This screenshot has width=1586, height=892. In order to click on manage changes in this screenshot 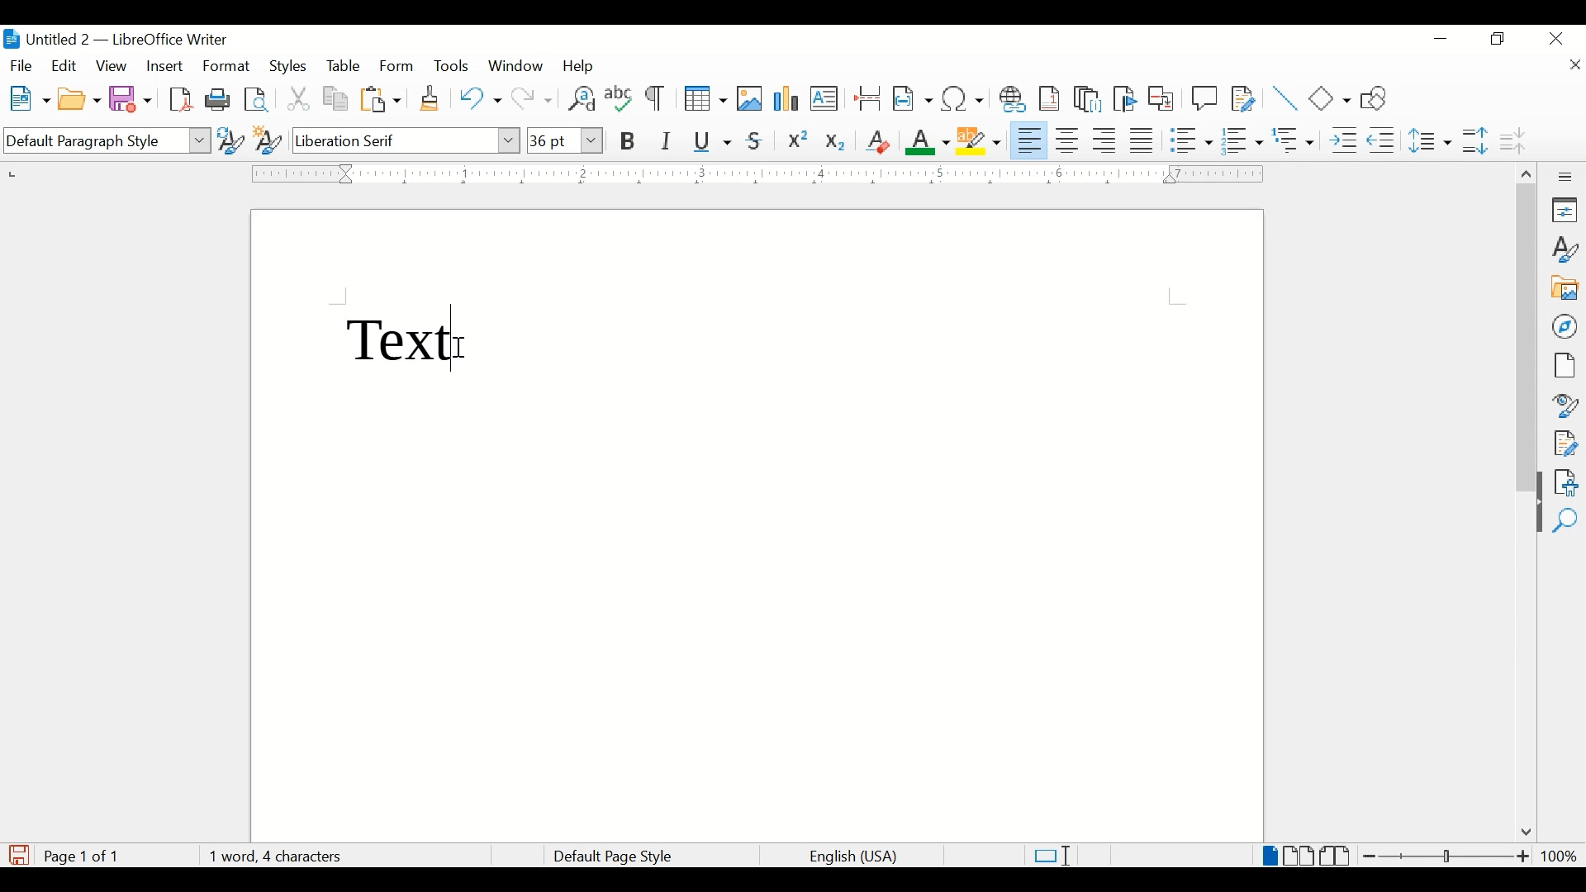, I will do `click(1565, 444)`.